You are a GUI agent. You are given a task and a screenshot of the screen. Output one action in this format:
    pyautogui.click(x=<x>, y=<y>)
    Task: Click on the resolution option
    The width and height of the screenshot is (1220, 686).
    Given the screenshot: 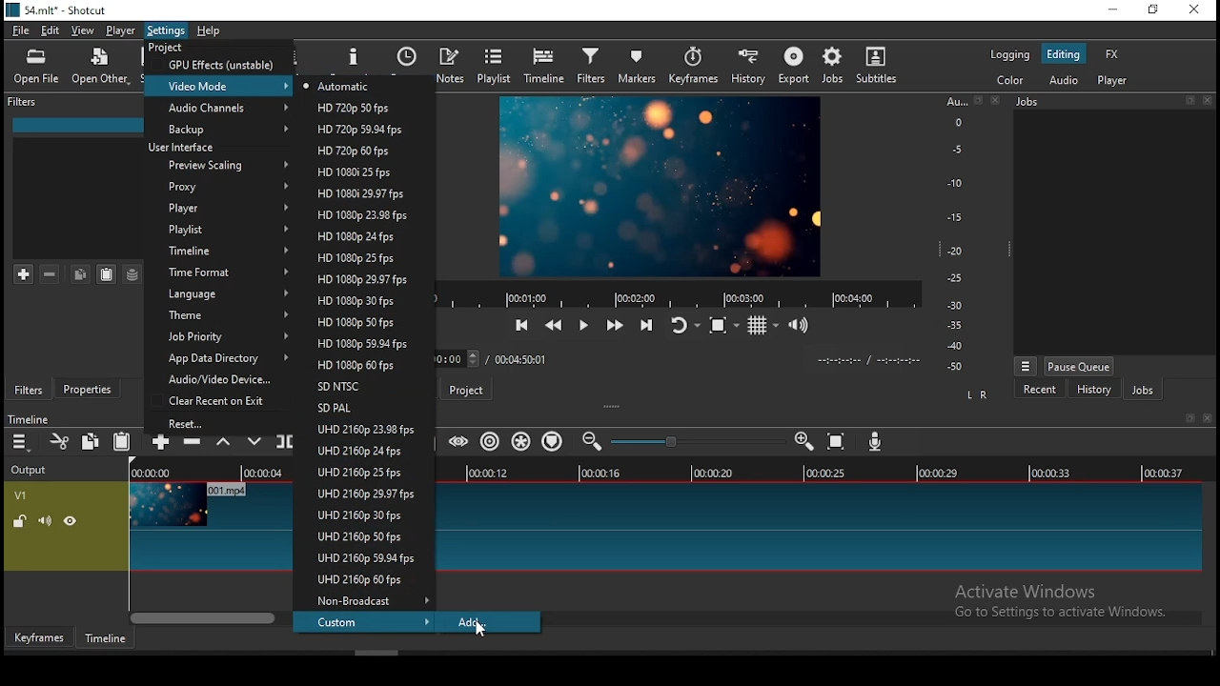 What is the action you would take?
    pyautogui.click(x=361, y=279)
    